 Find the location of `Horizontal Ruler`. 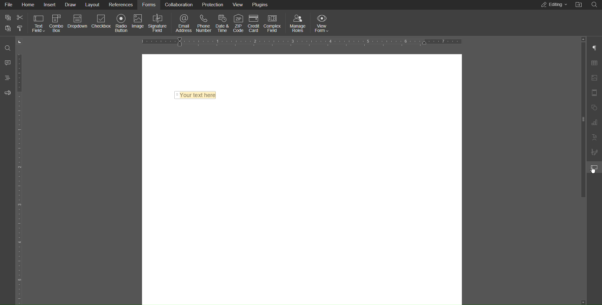

Horizontal Ruler is located at coordinates (304, 41).